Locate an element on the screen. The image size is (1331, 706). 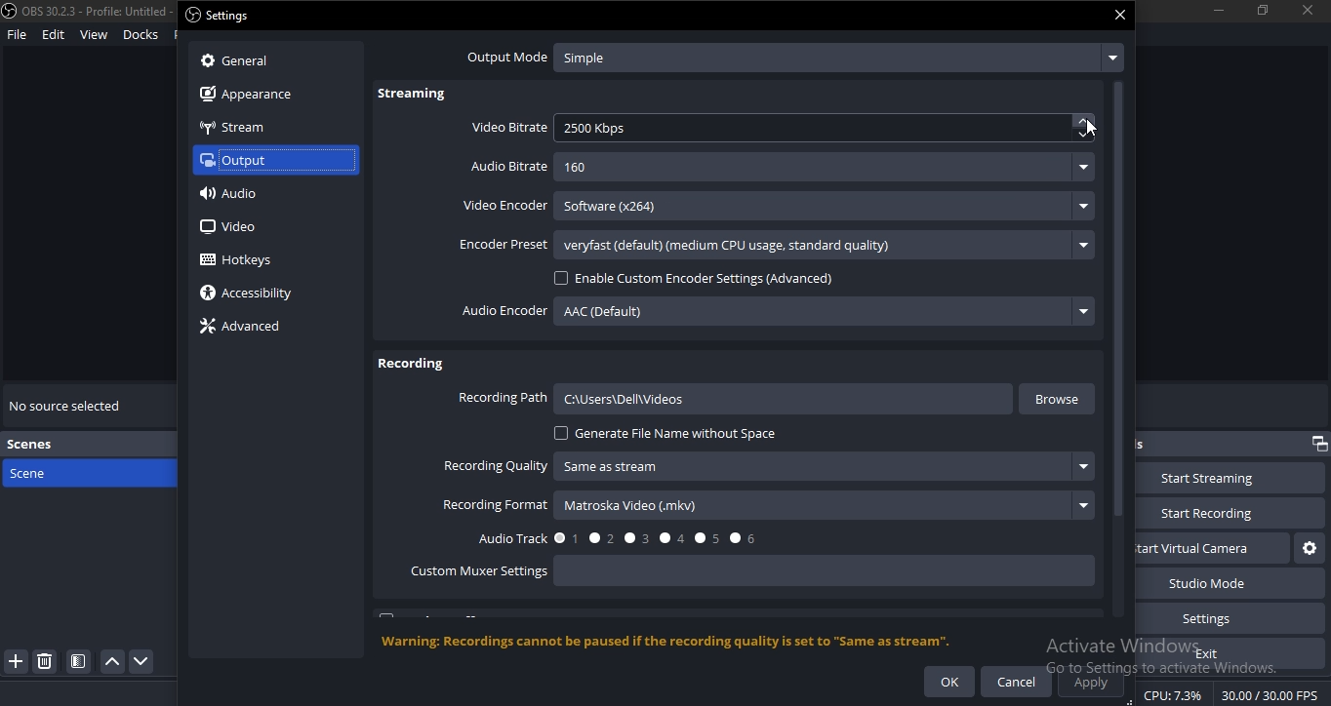
settings is located at coordinates (1222, 617).